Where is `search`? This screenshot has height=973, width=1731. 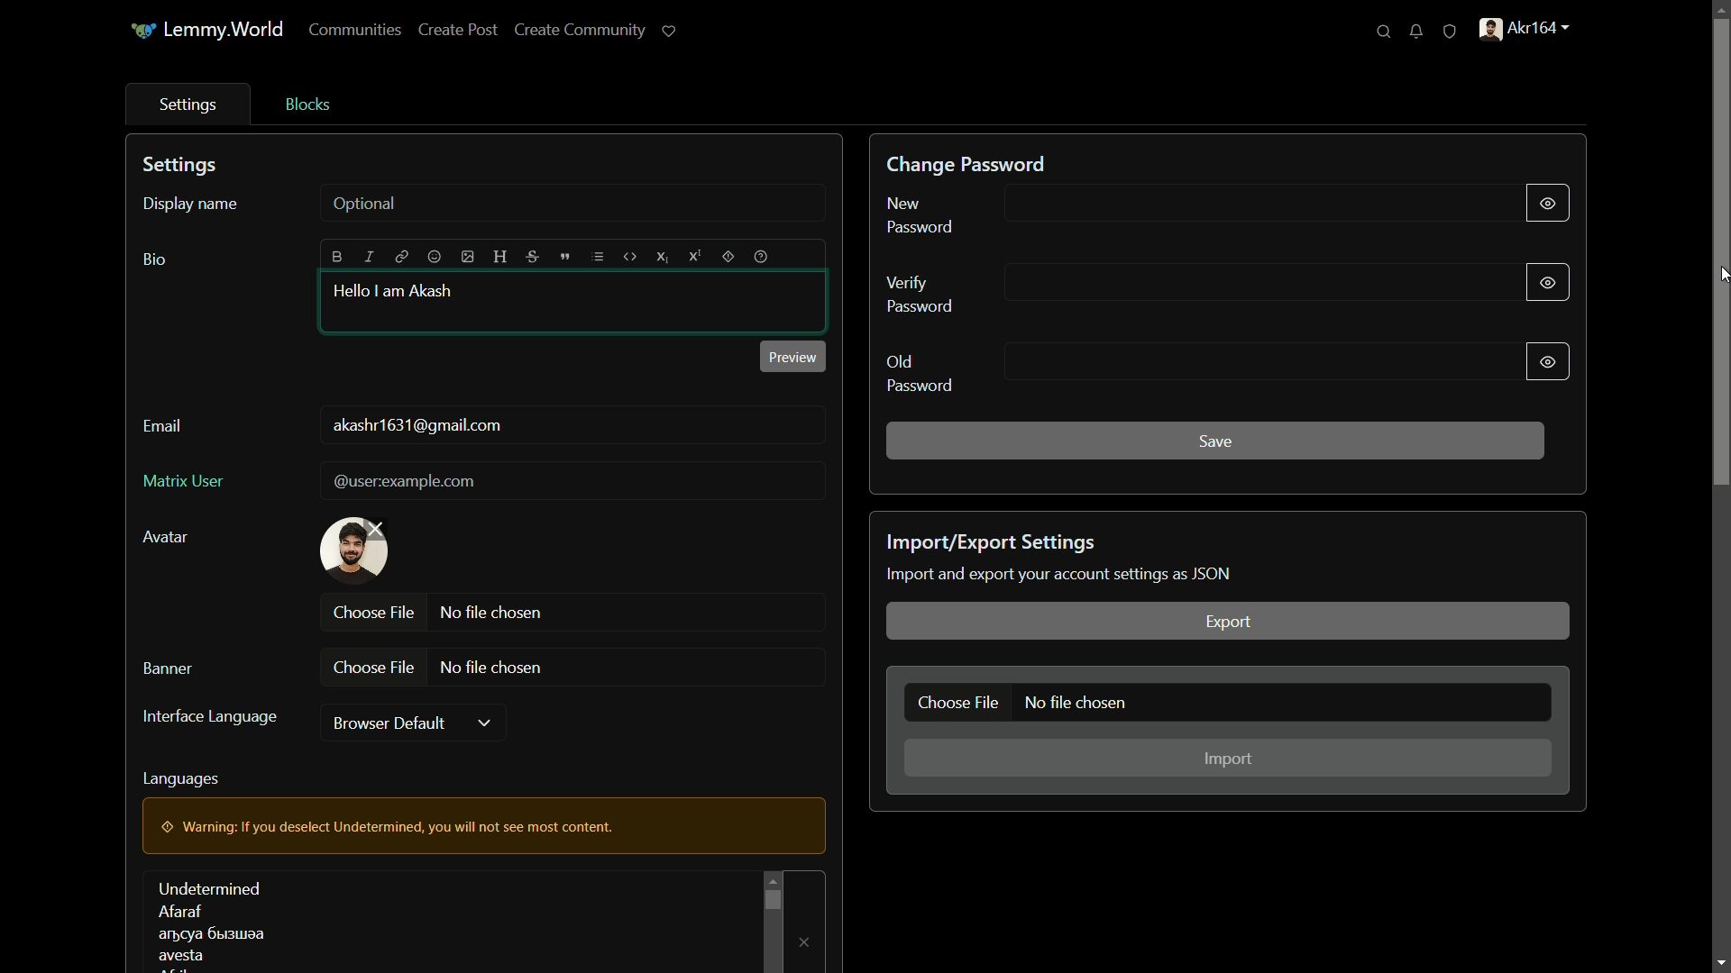 search is located at coordinates (1384, 31).